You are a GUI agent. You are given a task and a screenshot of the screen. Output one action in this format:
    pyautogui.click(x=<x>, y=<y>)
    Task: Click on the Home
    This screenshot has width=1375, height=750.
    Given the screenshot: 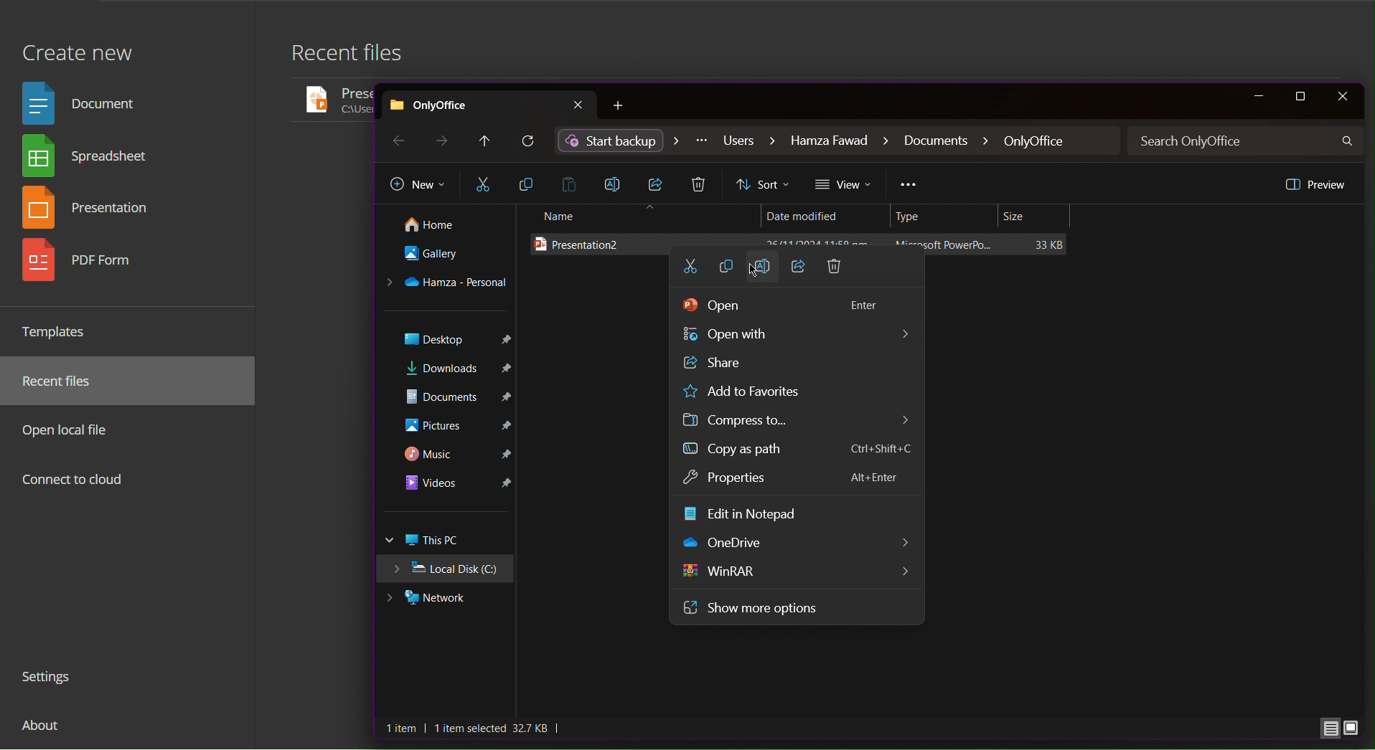 What is the action you would take?
    pyautogui.click(x=442, y=226)
    